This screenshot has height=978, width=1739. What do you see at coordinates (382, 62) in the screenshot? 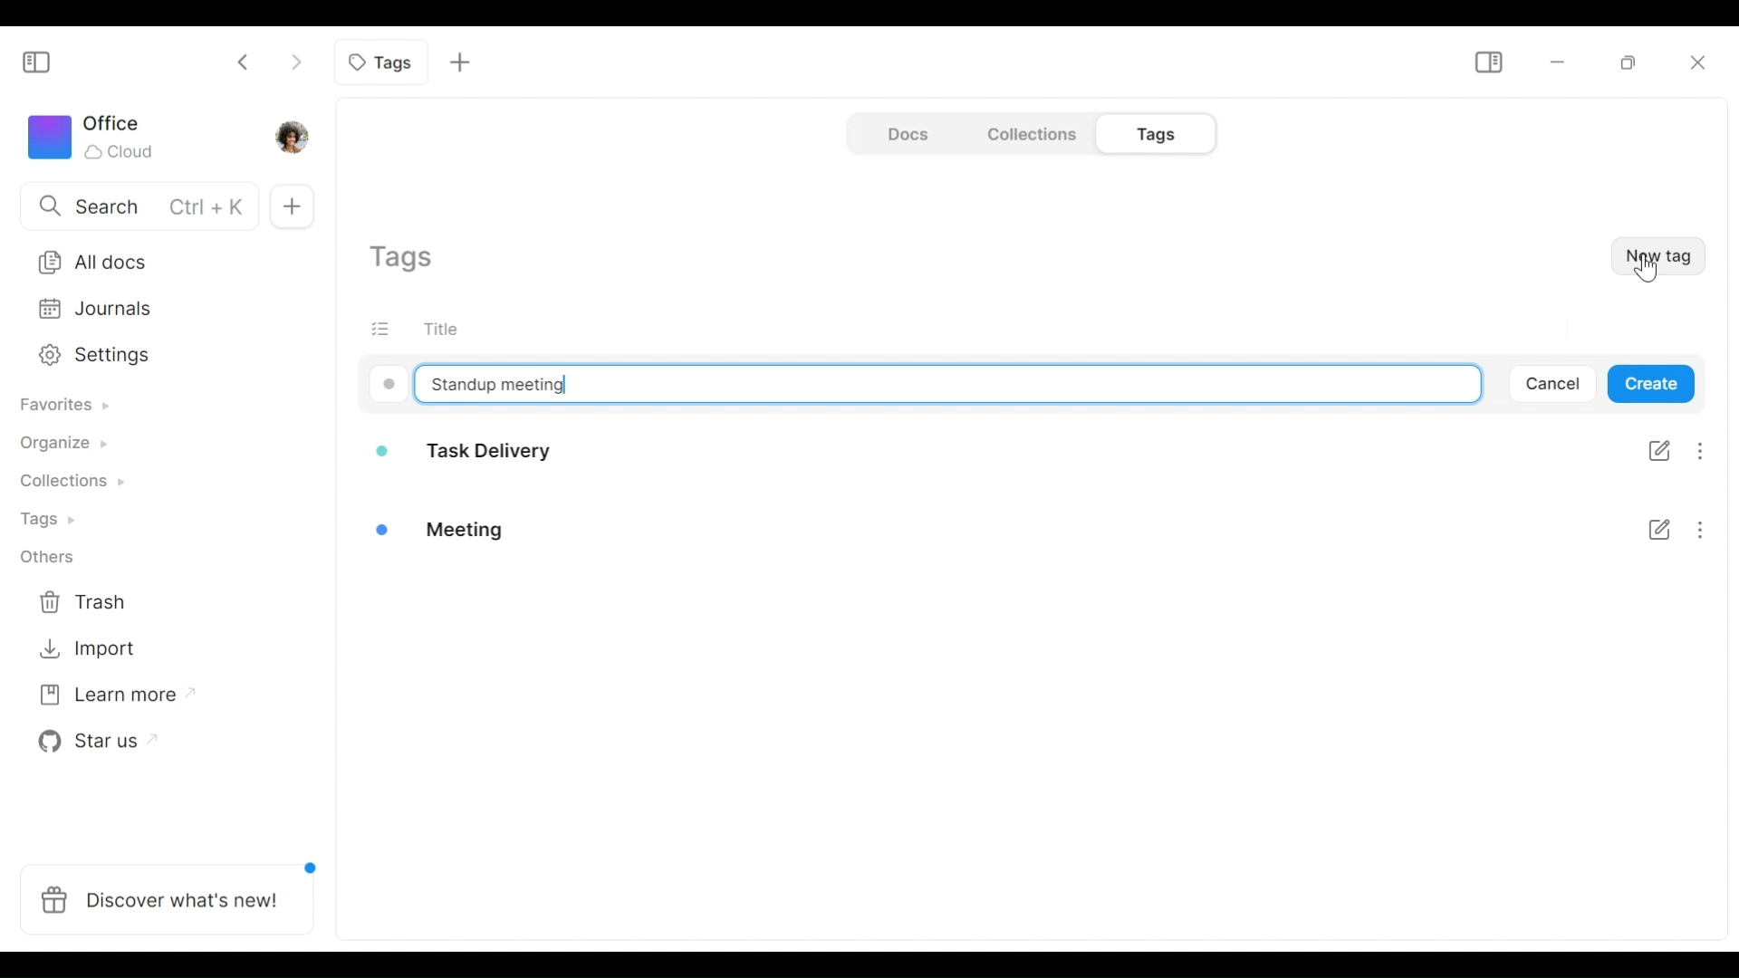
I see `Current tab` at bounding box center [382, 62].